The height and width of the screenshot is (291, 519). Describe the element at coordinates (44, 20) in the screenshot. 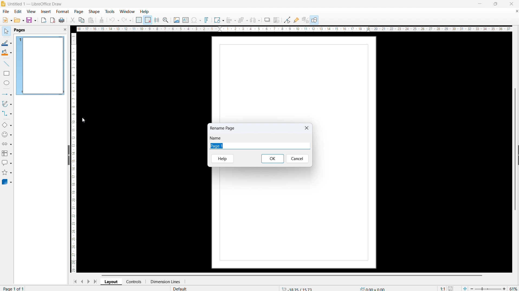

I see `export` at that location.